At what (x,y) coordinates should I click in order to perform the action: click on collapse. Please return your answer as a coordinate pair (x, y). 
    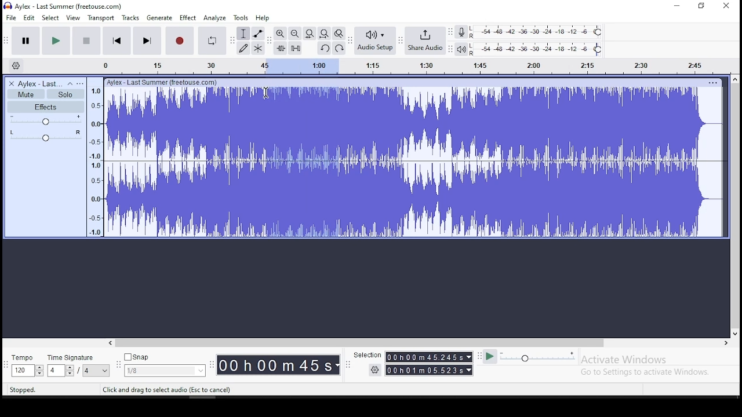
    Looking at the image, I should click on (70, 84).